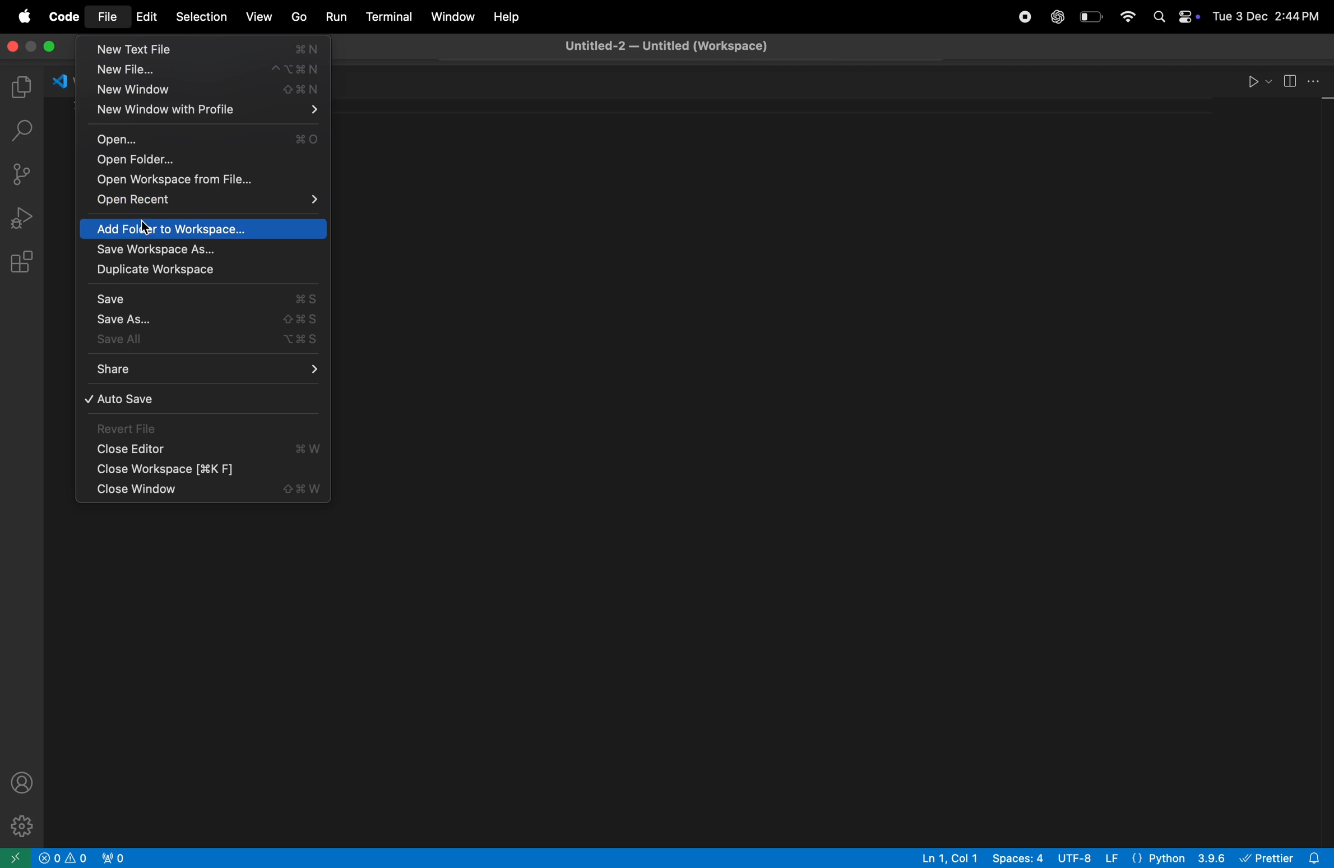  What do you see at coordinates (24, 173) in the screenshot?
I see `source control` at bounding box center [24, 173].